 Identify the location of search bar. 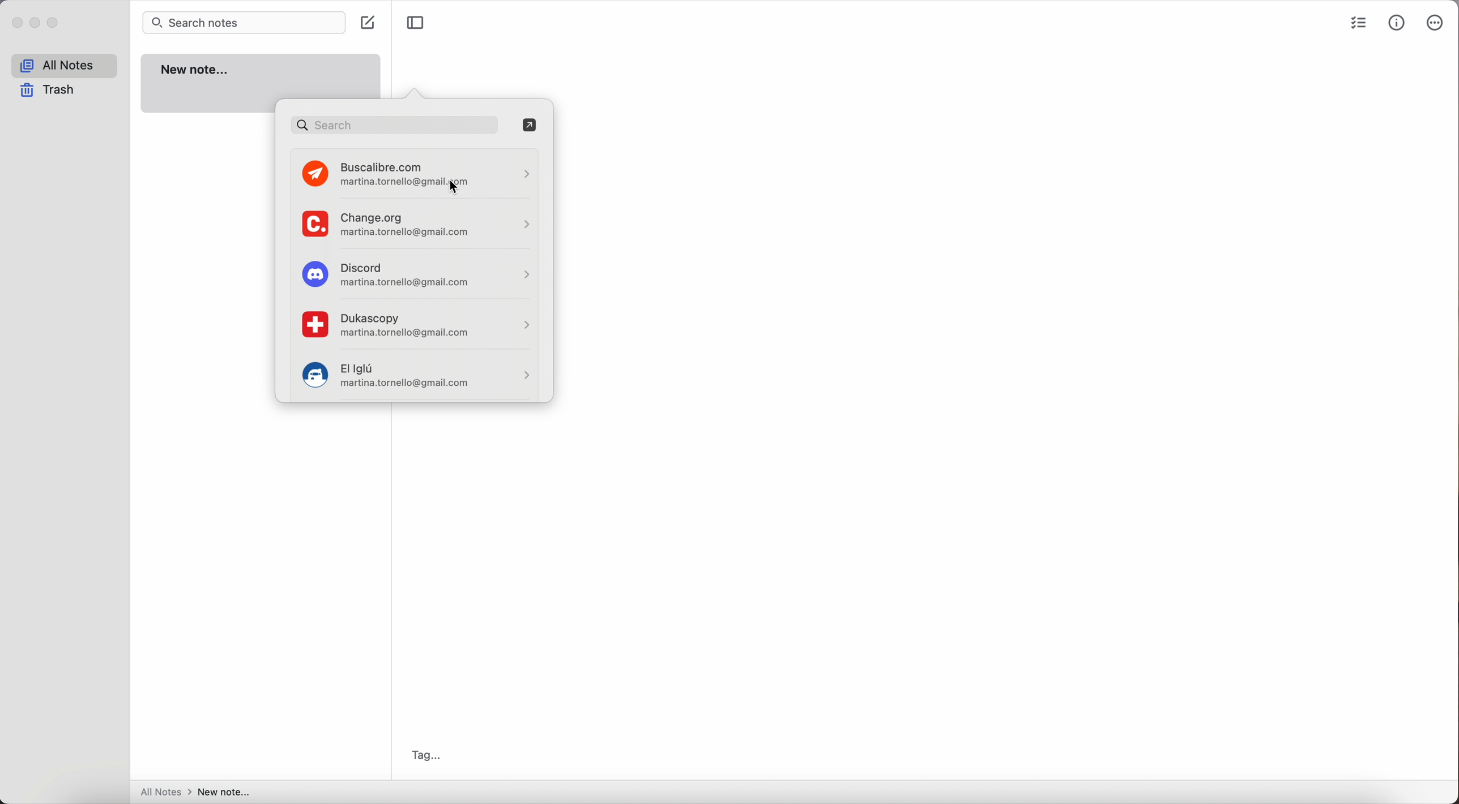
(242, 23).